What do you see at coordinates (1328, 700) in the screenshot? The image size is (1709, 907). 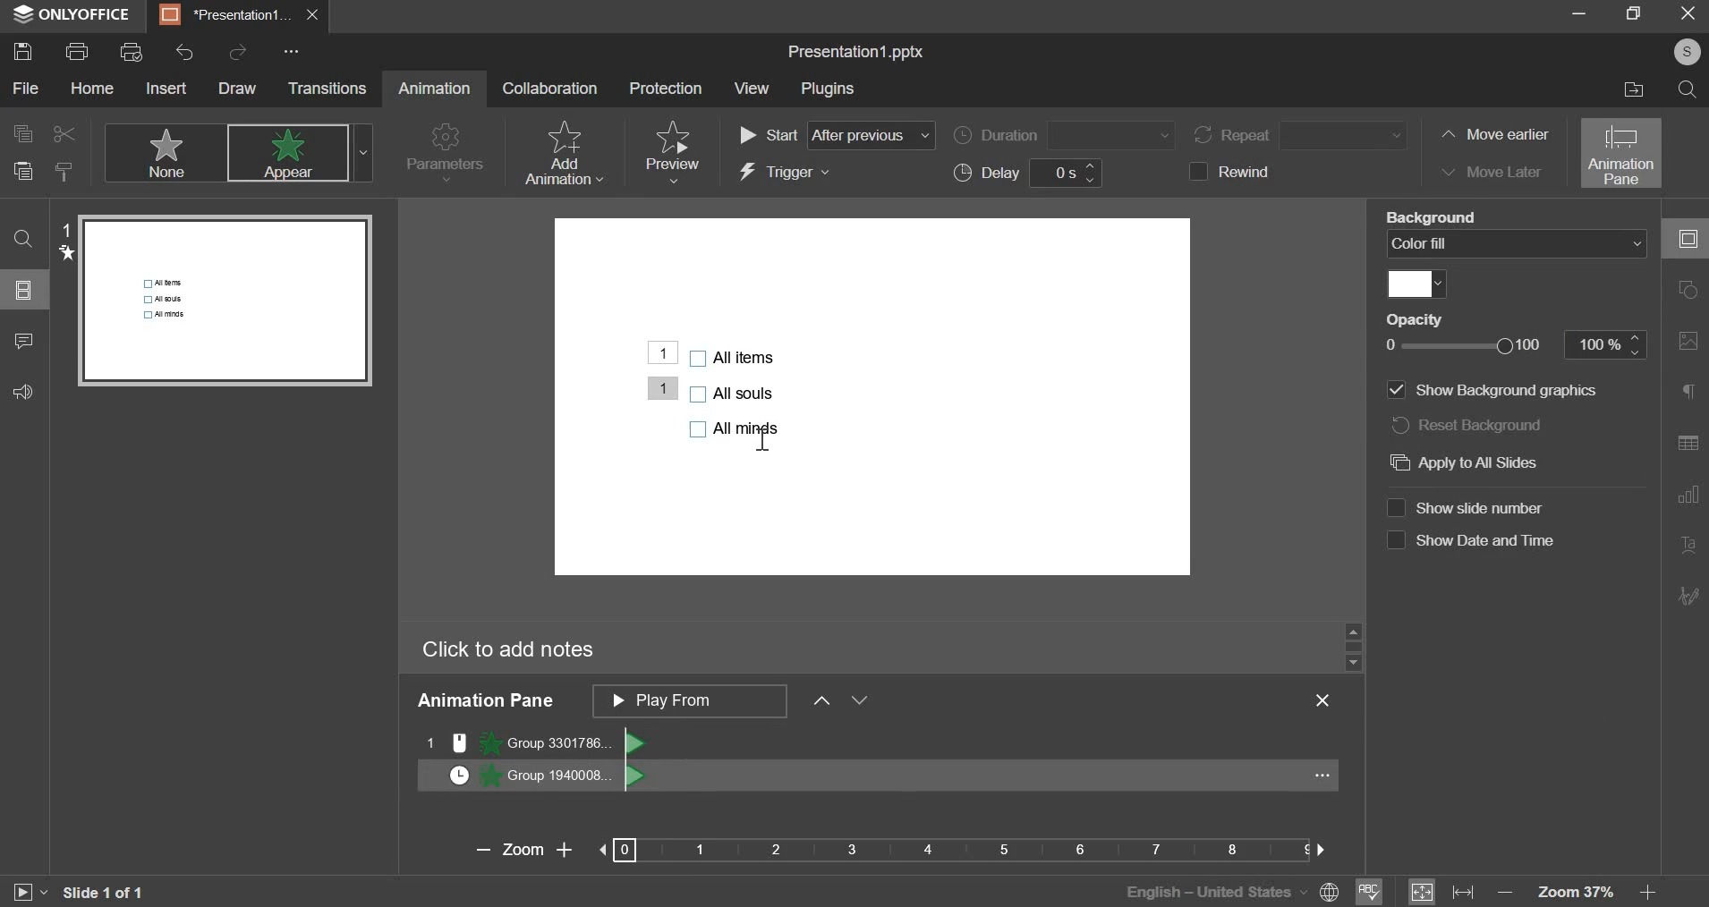 I see `exit` at bounding box center [1328, 700].